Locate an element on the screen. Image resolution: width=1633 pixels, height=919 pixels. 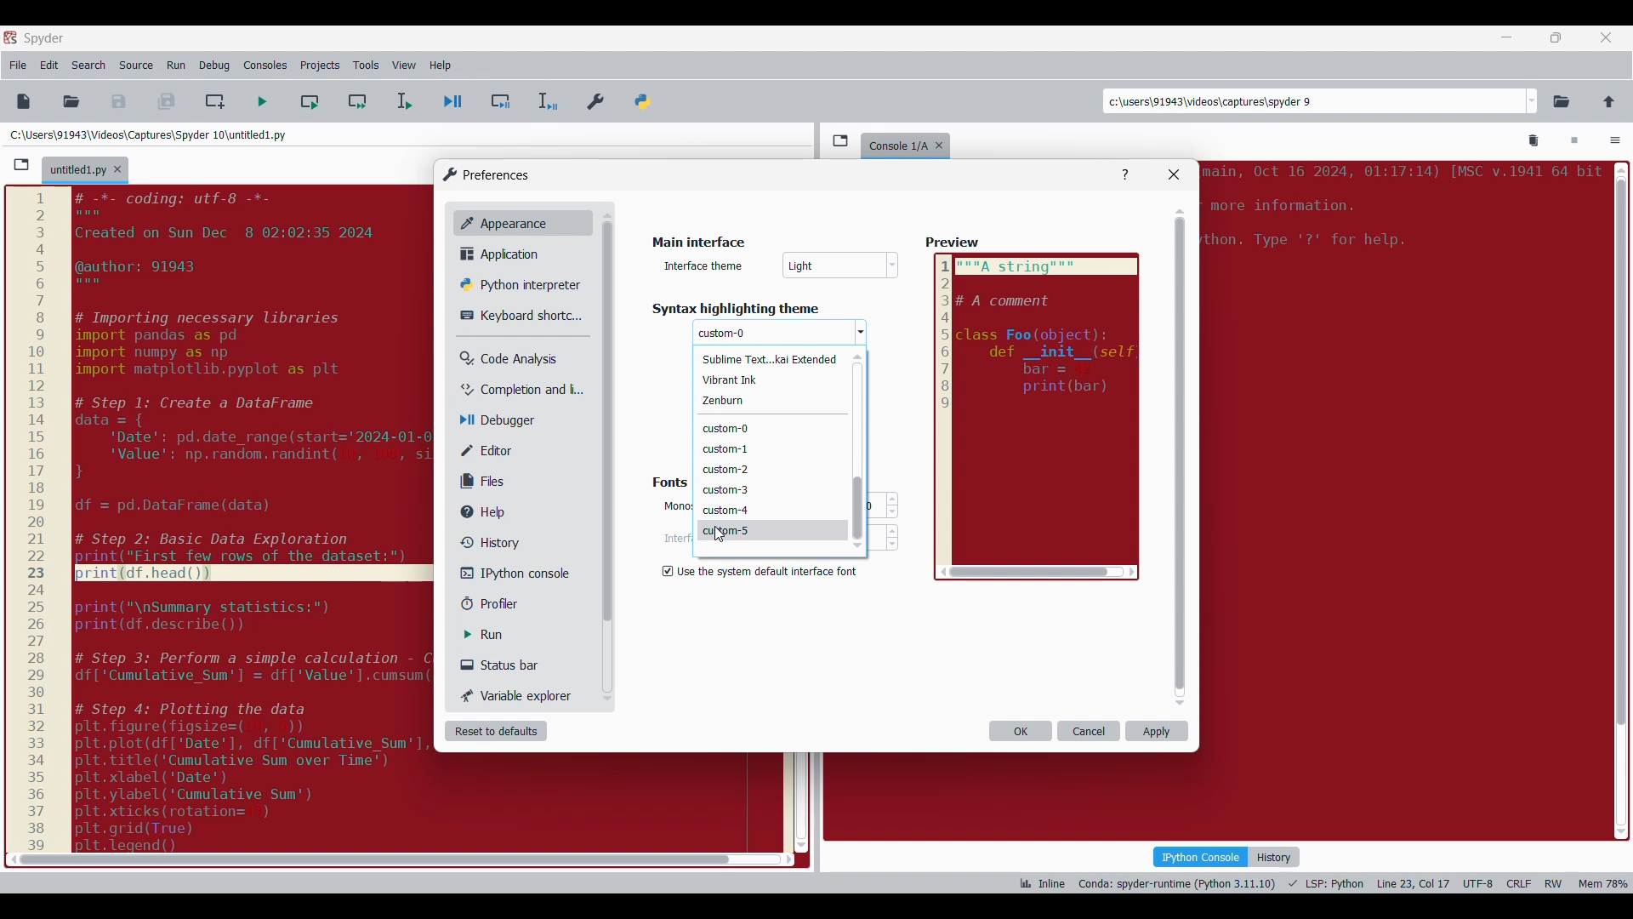
Theme highlighted by cursor is located at coordinates (772, 530).